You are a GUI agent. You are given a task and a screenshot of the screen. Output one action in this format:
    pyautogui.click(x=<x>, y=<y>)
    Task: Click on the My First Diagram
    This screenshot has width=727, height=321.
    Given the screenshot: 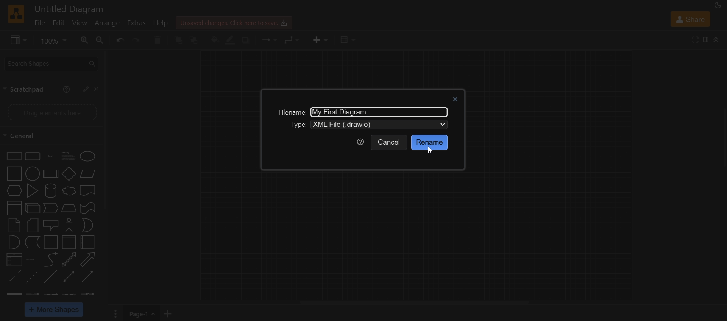 What is the action you would take?
    pyautogui.click(x=342, y=111)
    